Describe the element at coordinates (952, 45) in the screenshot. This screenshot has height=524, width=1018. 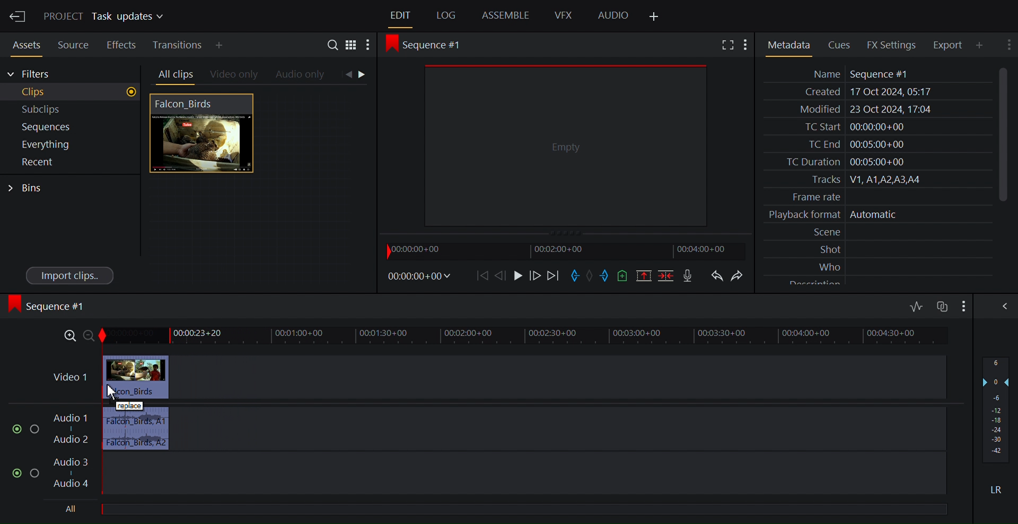
I see `Export` at that location.